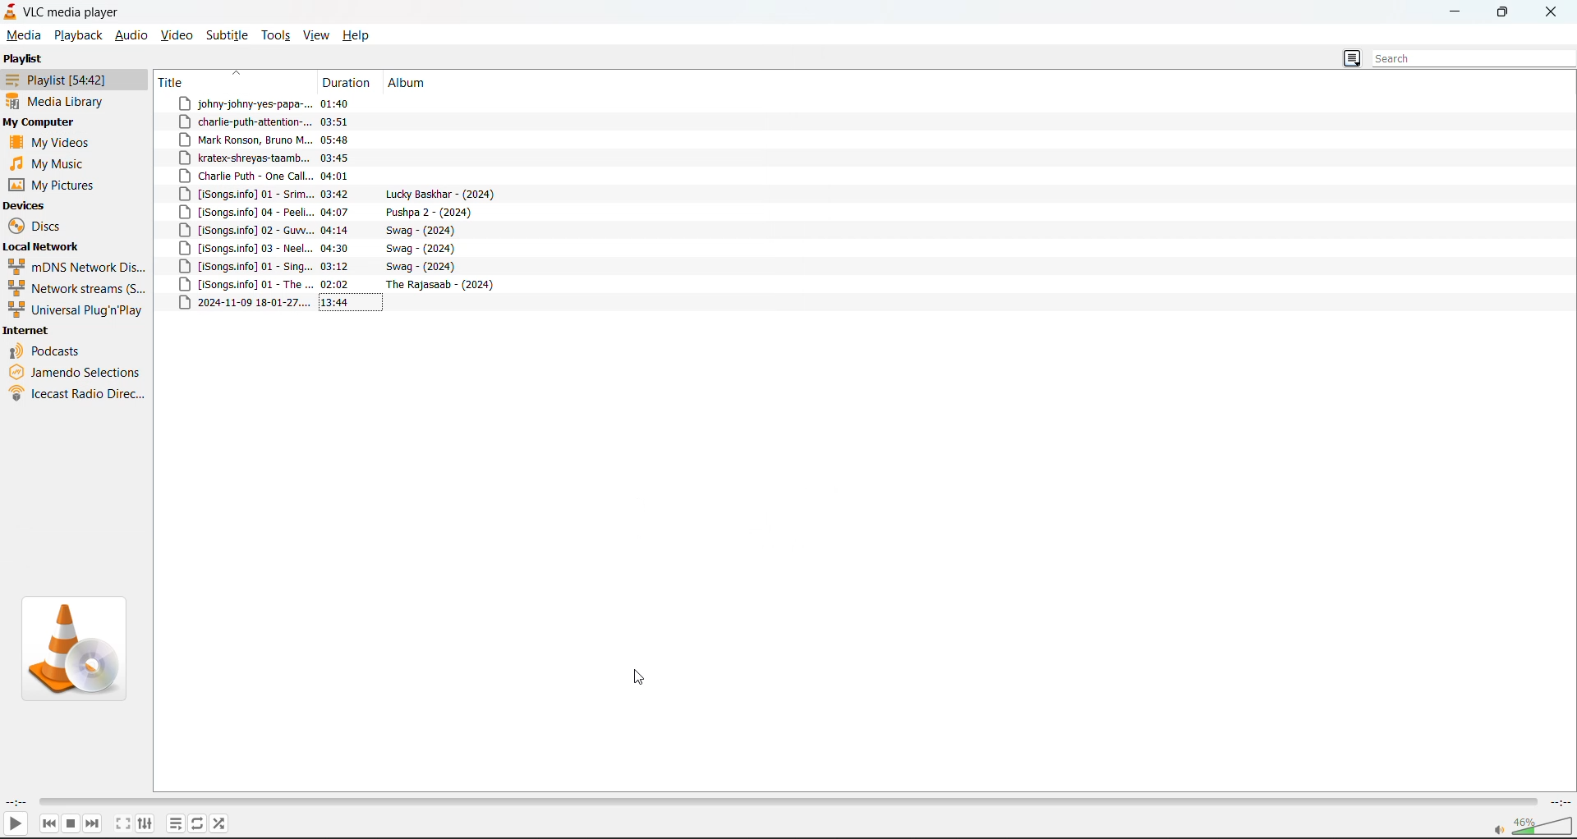 This screenshot has width=1577, height=839. Describe the element at coordinates (1349, 59) in the screenshot. I see `change view` at that location.